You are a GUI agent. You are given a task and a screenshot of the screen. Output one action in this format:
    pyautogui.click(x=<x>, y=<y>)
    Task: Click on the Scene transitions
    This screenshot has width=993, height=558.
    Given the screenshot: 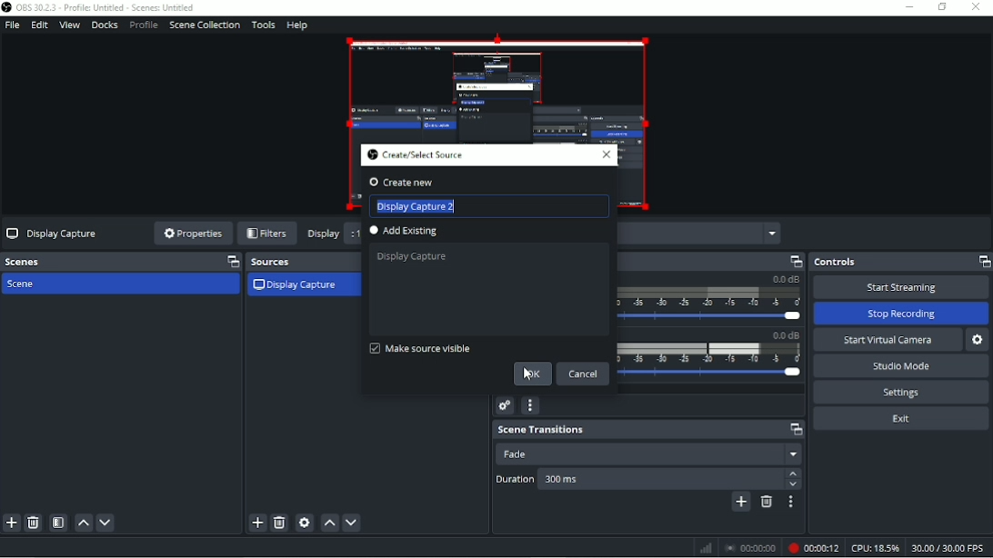 What is the action you would take?
    pyautogui.click(x=650, y=430)
    